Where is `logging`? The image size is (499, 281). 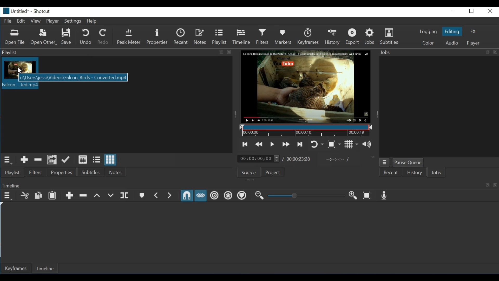 logging is located at coordinates (428, 32).